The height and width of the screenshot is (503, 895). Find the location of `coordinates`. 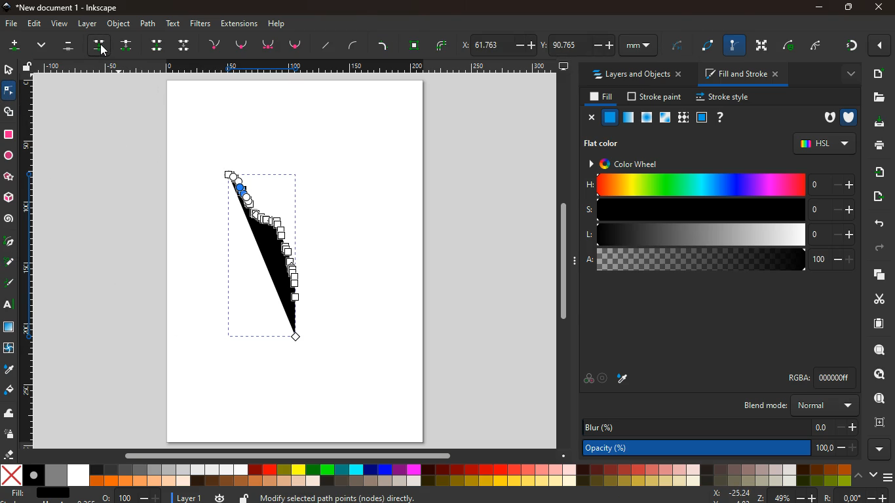

coordinates is located at coordinates (560, 43).